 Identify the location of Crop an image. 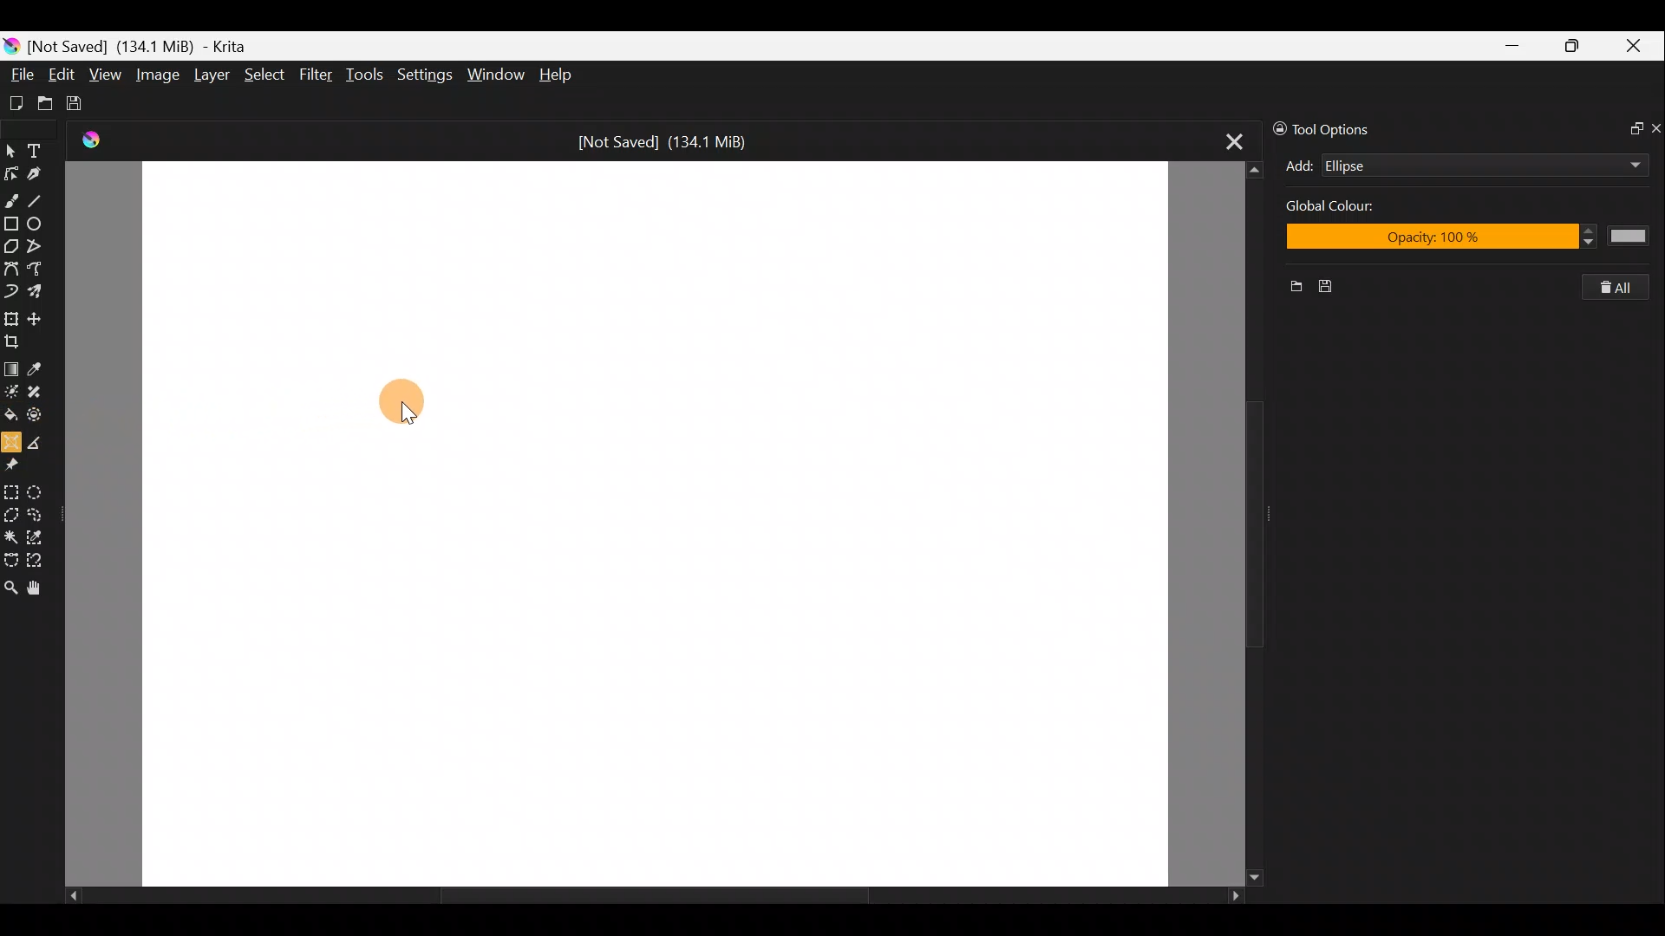
(16, 340).